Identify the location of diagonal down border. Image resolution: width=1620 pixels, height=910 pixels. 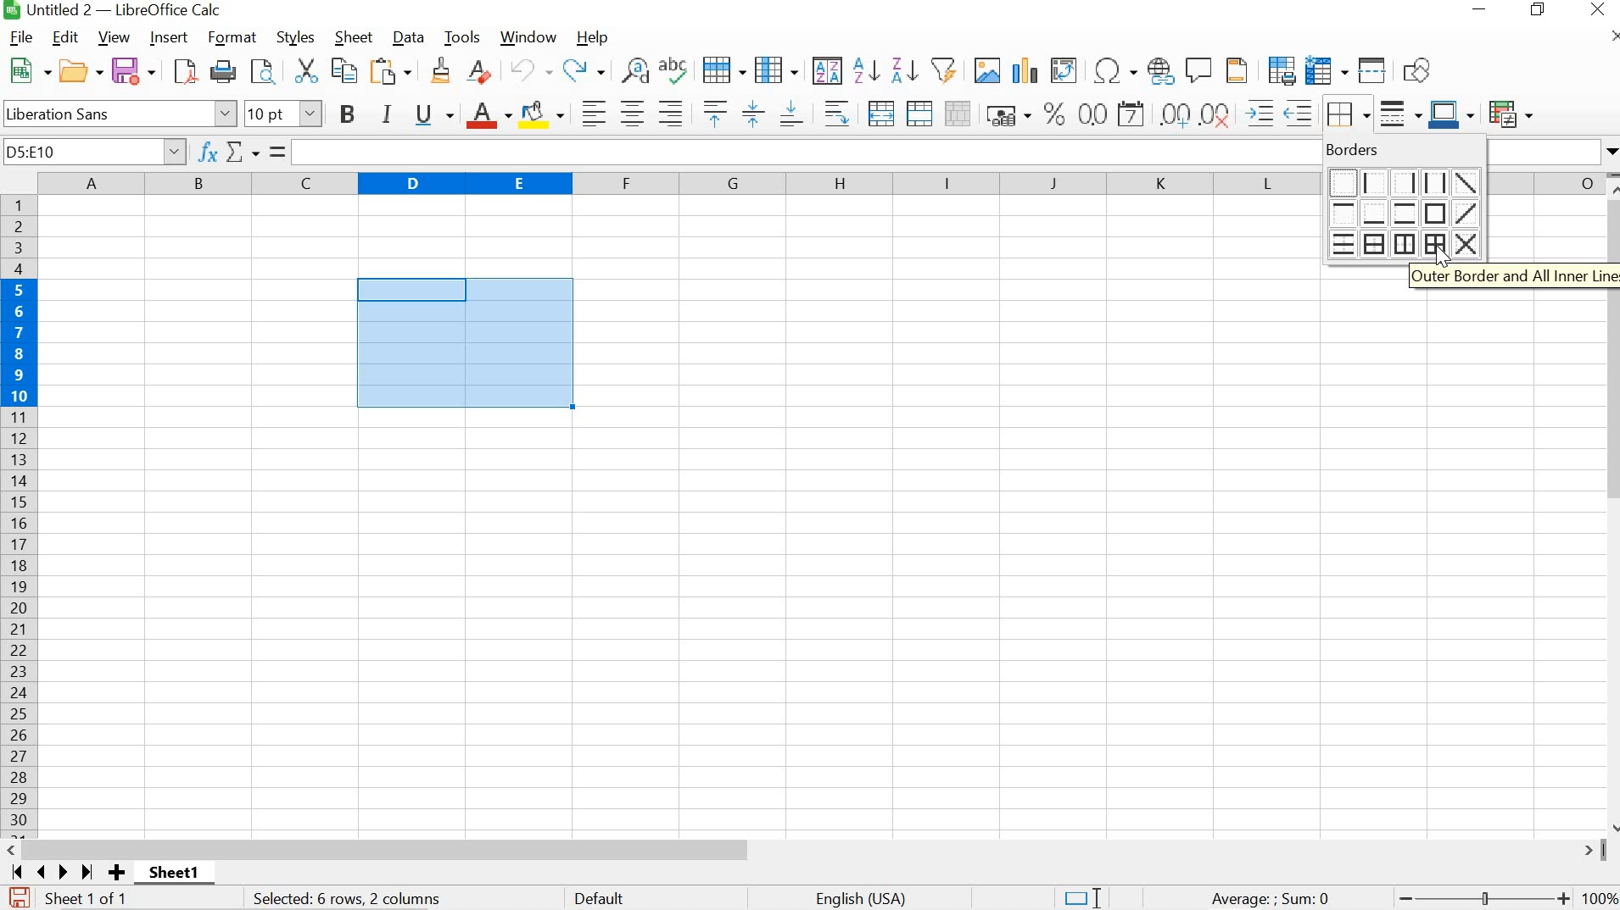
(1468, 183).